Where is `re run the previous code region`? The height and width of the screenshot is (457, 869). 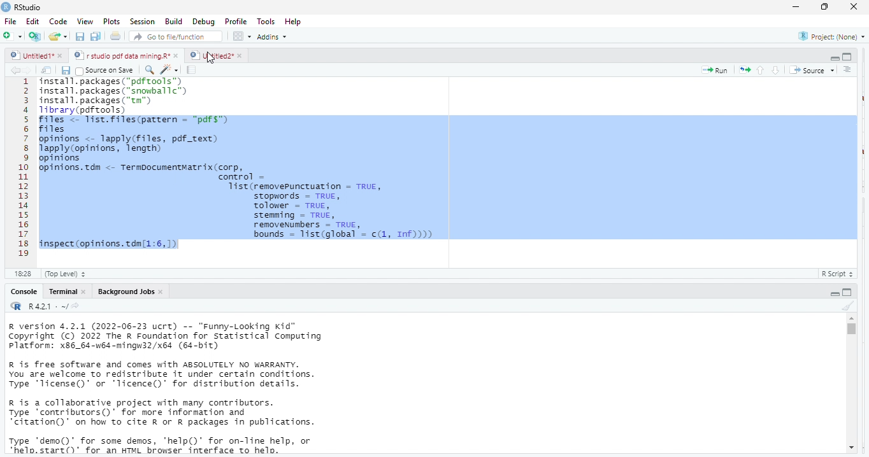
re run the previous code region is located at coordinates (742, 69).